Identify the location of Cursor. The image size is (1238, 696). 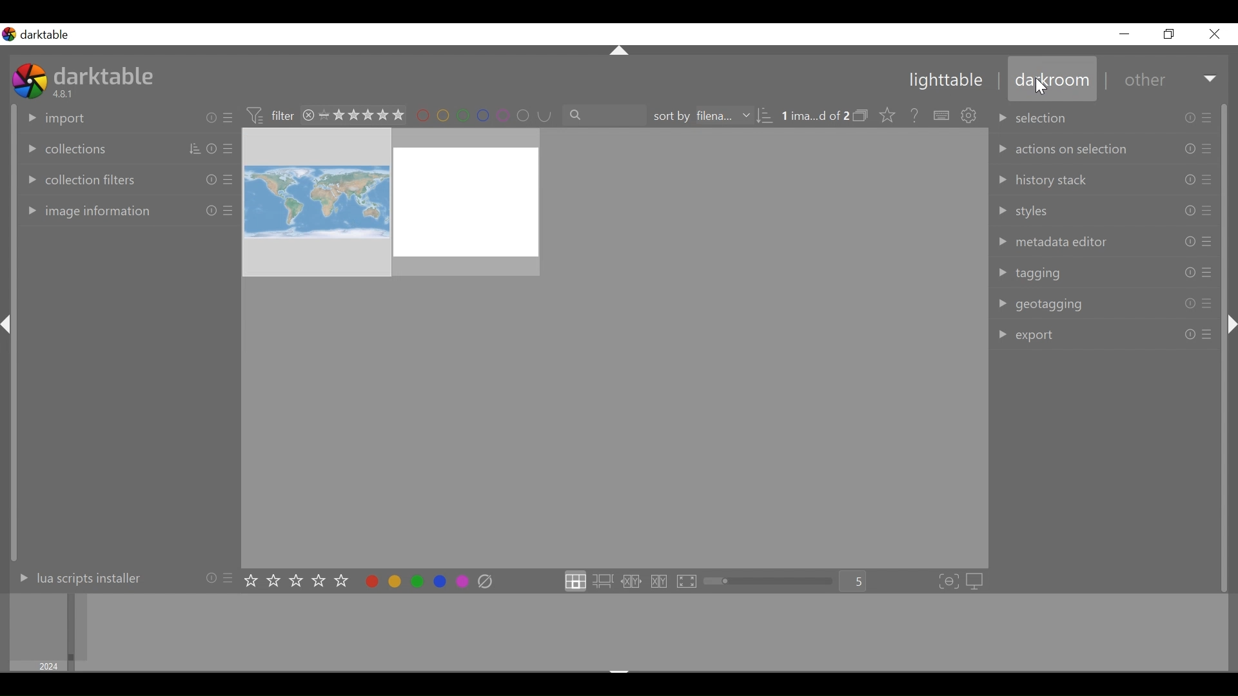
(1043, 88).